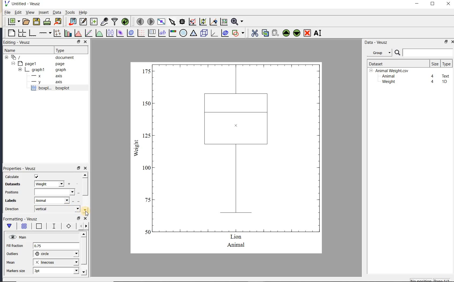 The height and width of the screenshot is (282, 454). What do you see at coordinates (16, 271) in the screenshot?
I see `markers size` at bounding box center [16, 271].